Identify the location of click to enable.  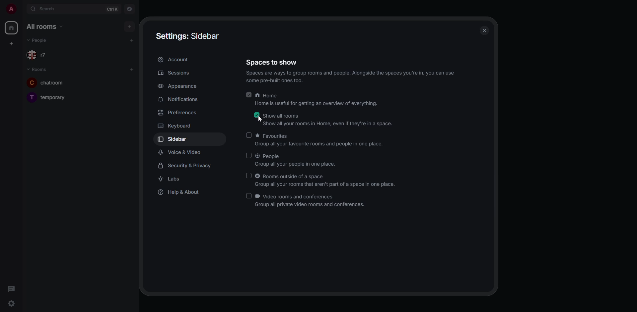
(248, 155).